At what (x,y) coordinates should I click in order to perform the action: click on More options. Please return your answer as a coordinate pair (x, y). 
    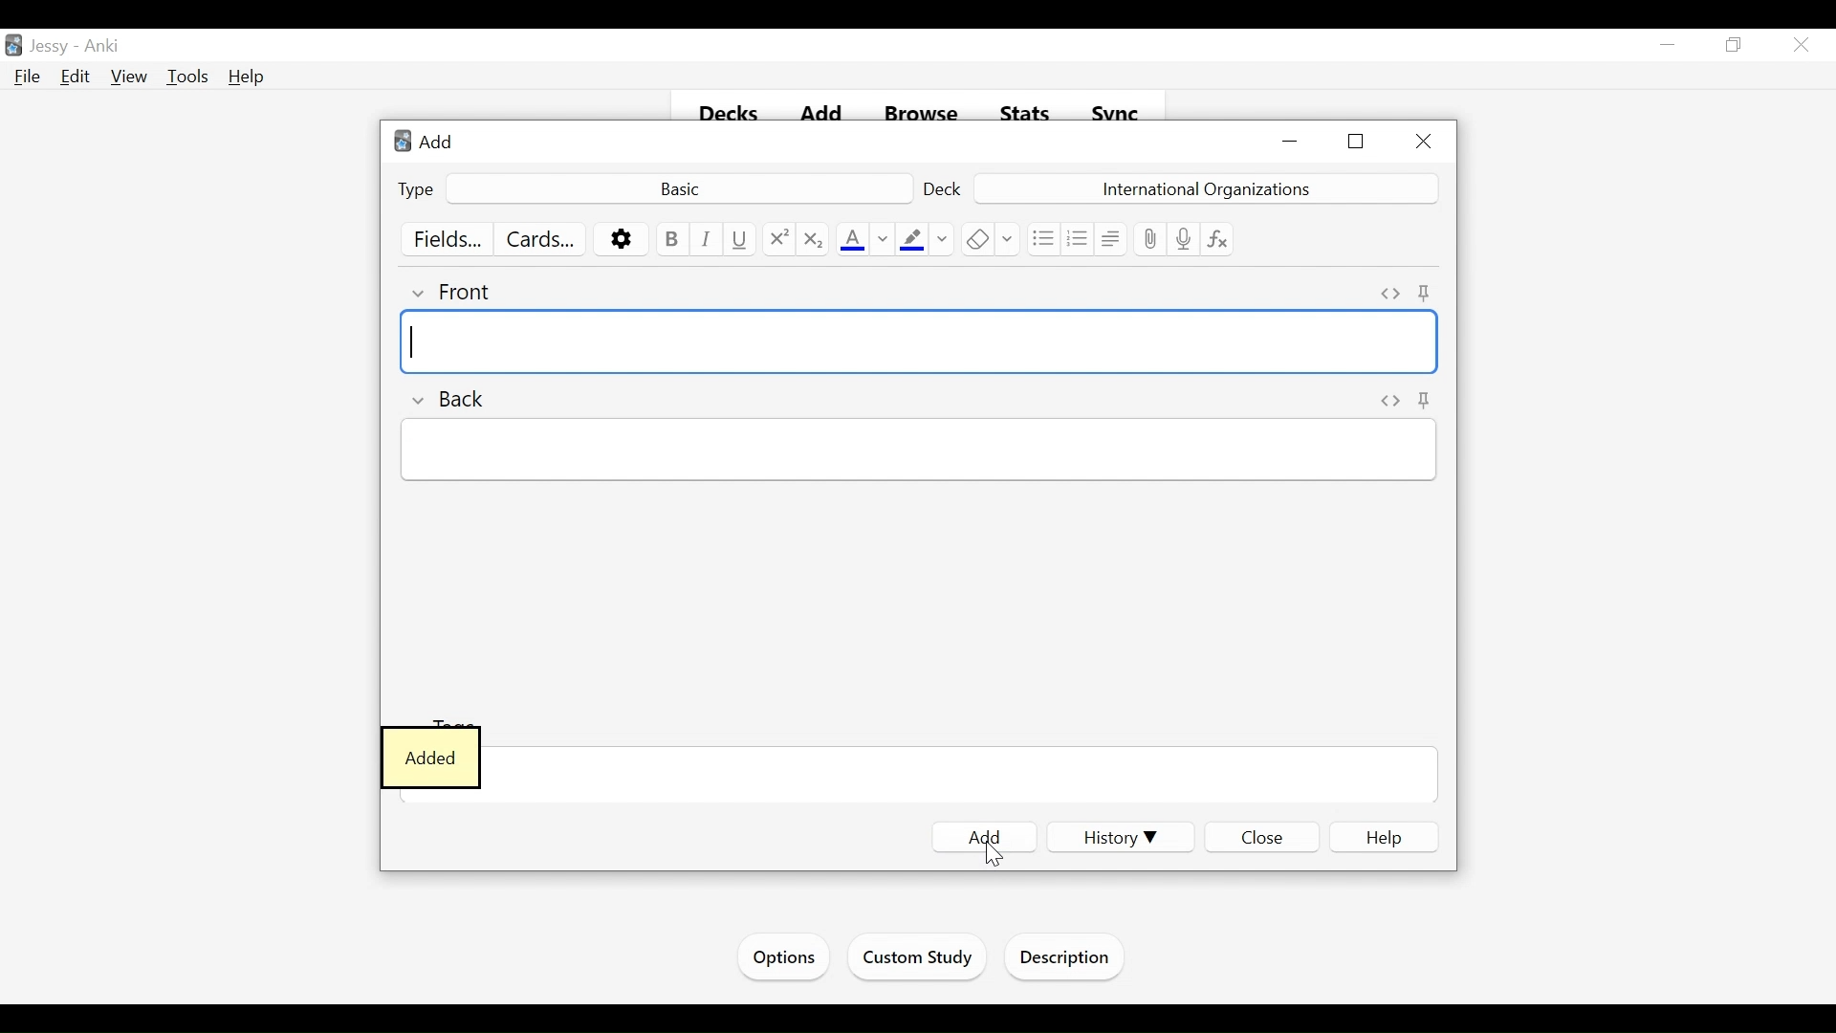
    Looking at the image, I should click on (621, 239).